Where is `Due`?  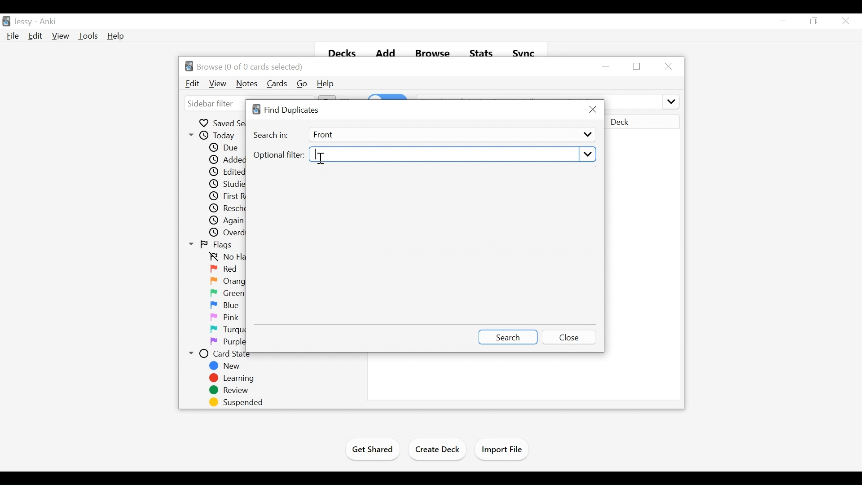
Due is located at coordinates (223, 148).